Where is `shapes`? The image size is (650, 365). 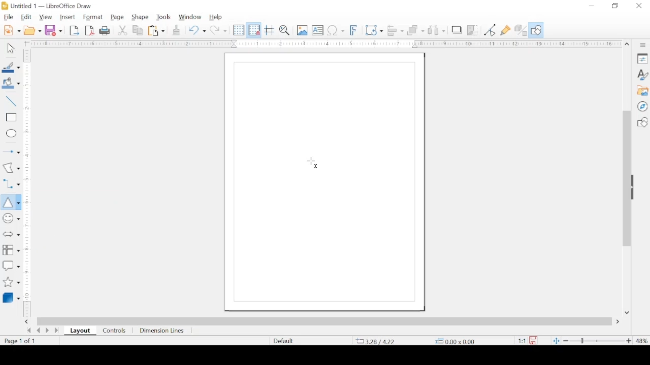 shapes is located at coordinates (642, 122).